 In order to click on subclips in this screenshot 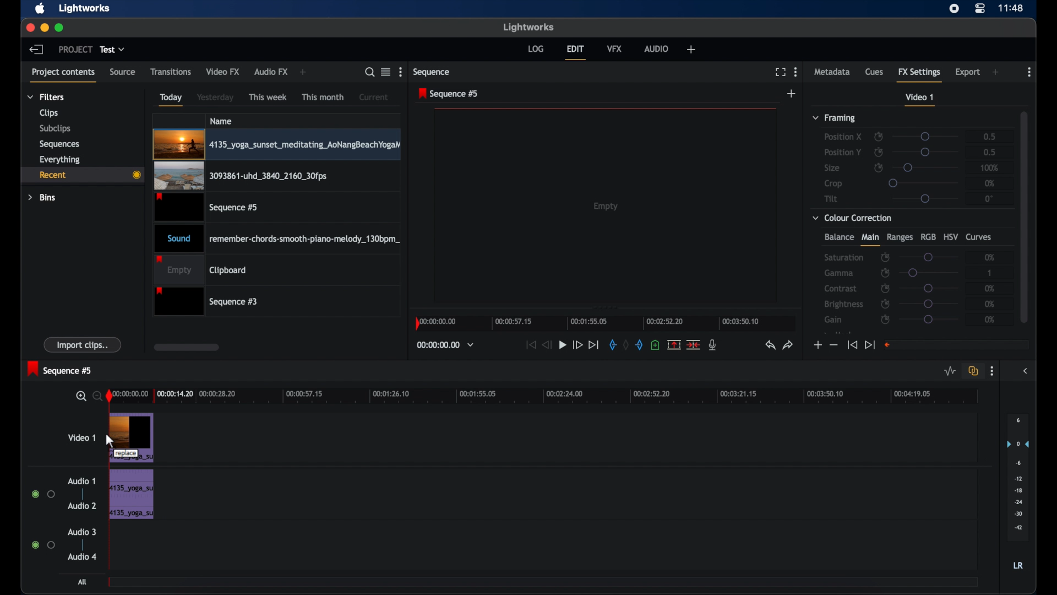, I will do `click(54, 129)`.